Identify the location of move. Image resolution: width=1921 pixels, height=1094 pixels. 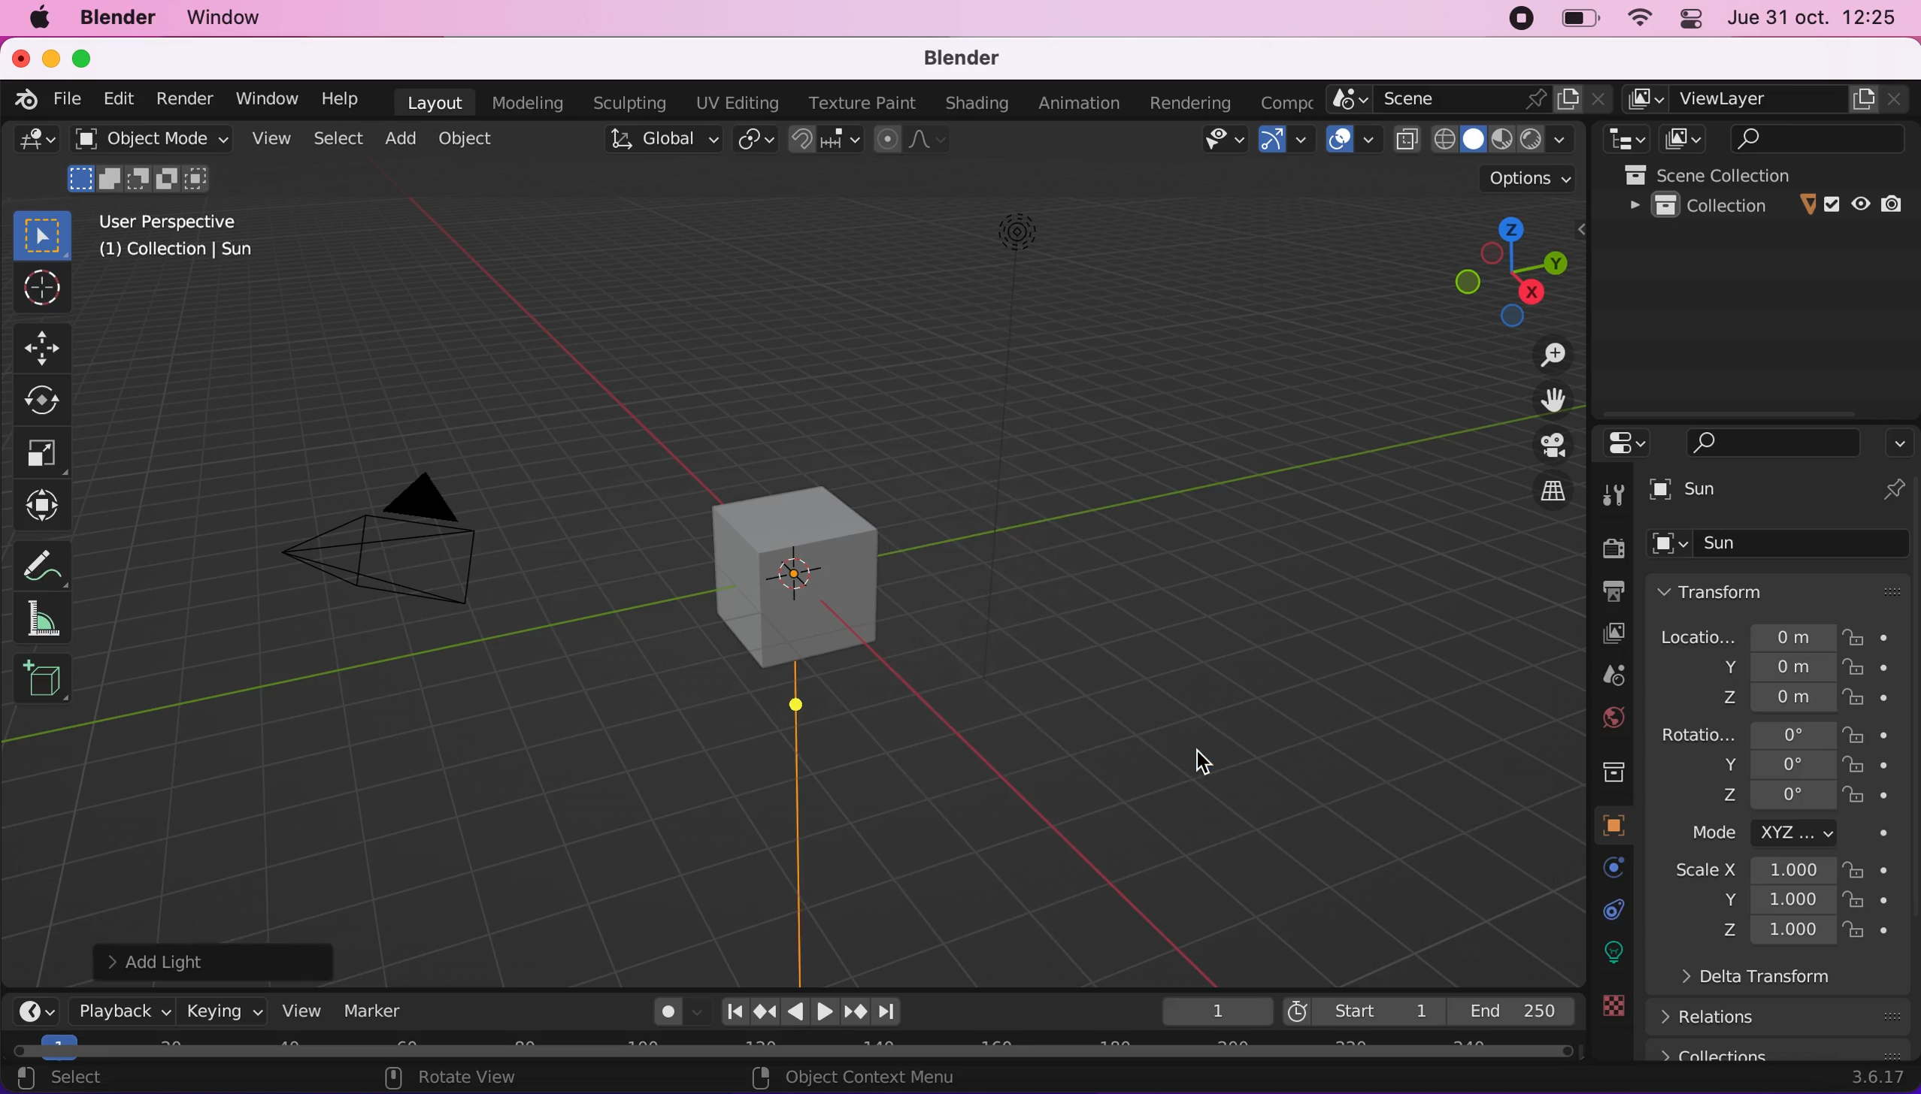
(46, 347).